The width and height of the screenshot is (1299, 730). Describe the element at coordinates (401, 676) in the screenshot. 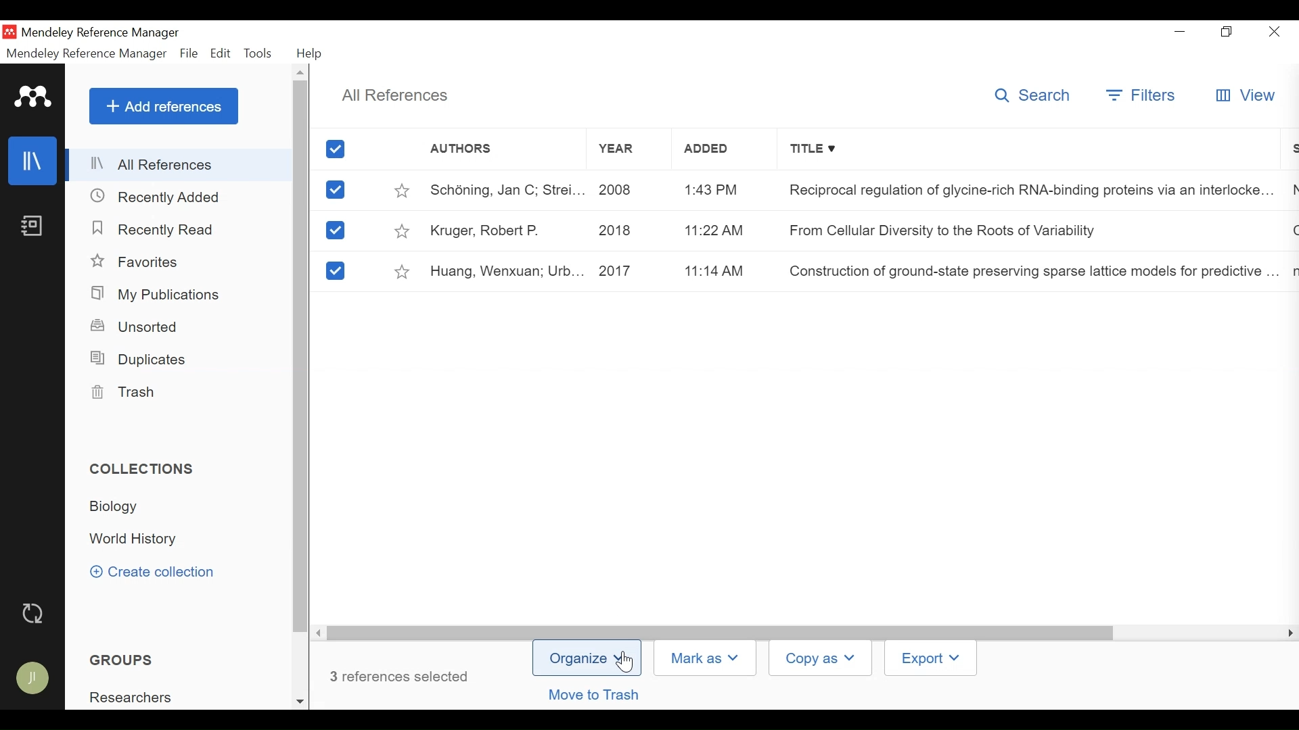

I see `Number of references selected` at that location.